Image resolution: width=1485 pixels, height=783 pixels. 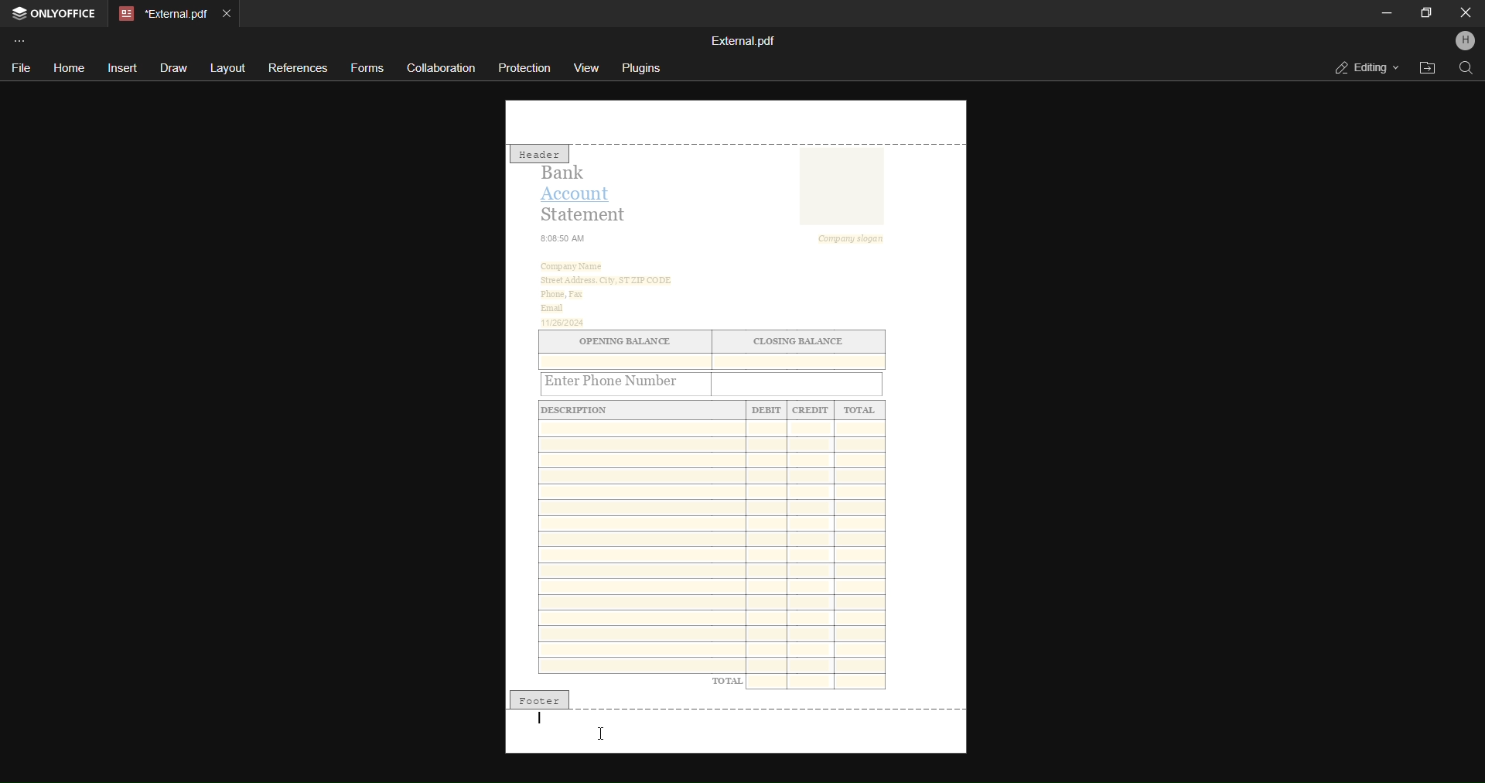 What do you see at coordinates (811, 411) in the screenshot?
I see `CREDIT` at bounding box center [811, 411].